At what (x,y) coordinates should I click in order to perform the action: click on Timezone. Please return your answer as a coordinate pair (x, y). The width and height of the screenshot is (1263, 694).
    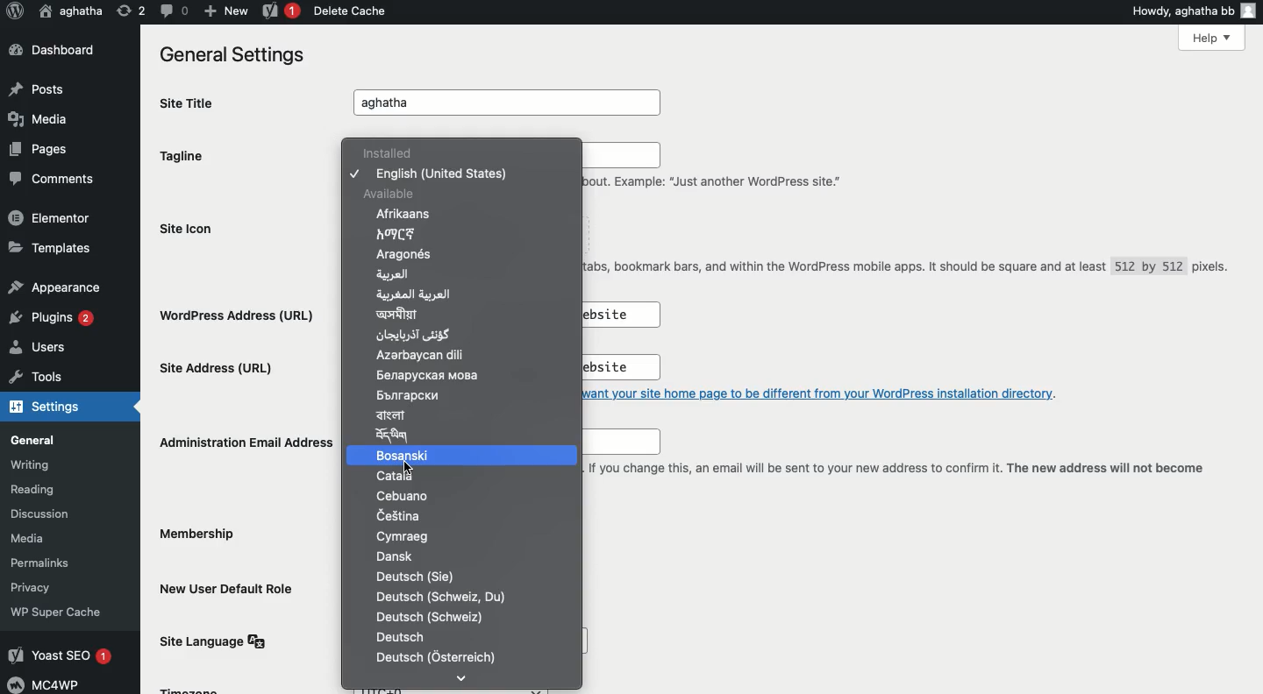
    Looking at the image, I should click on (191, 689).